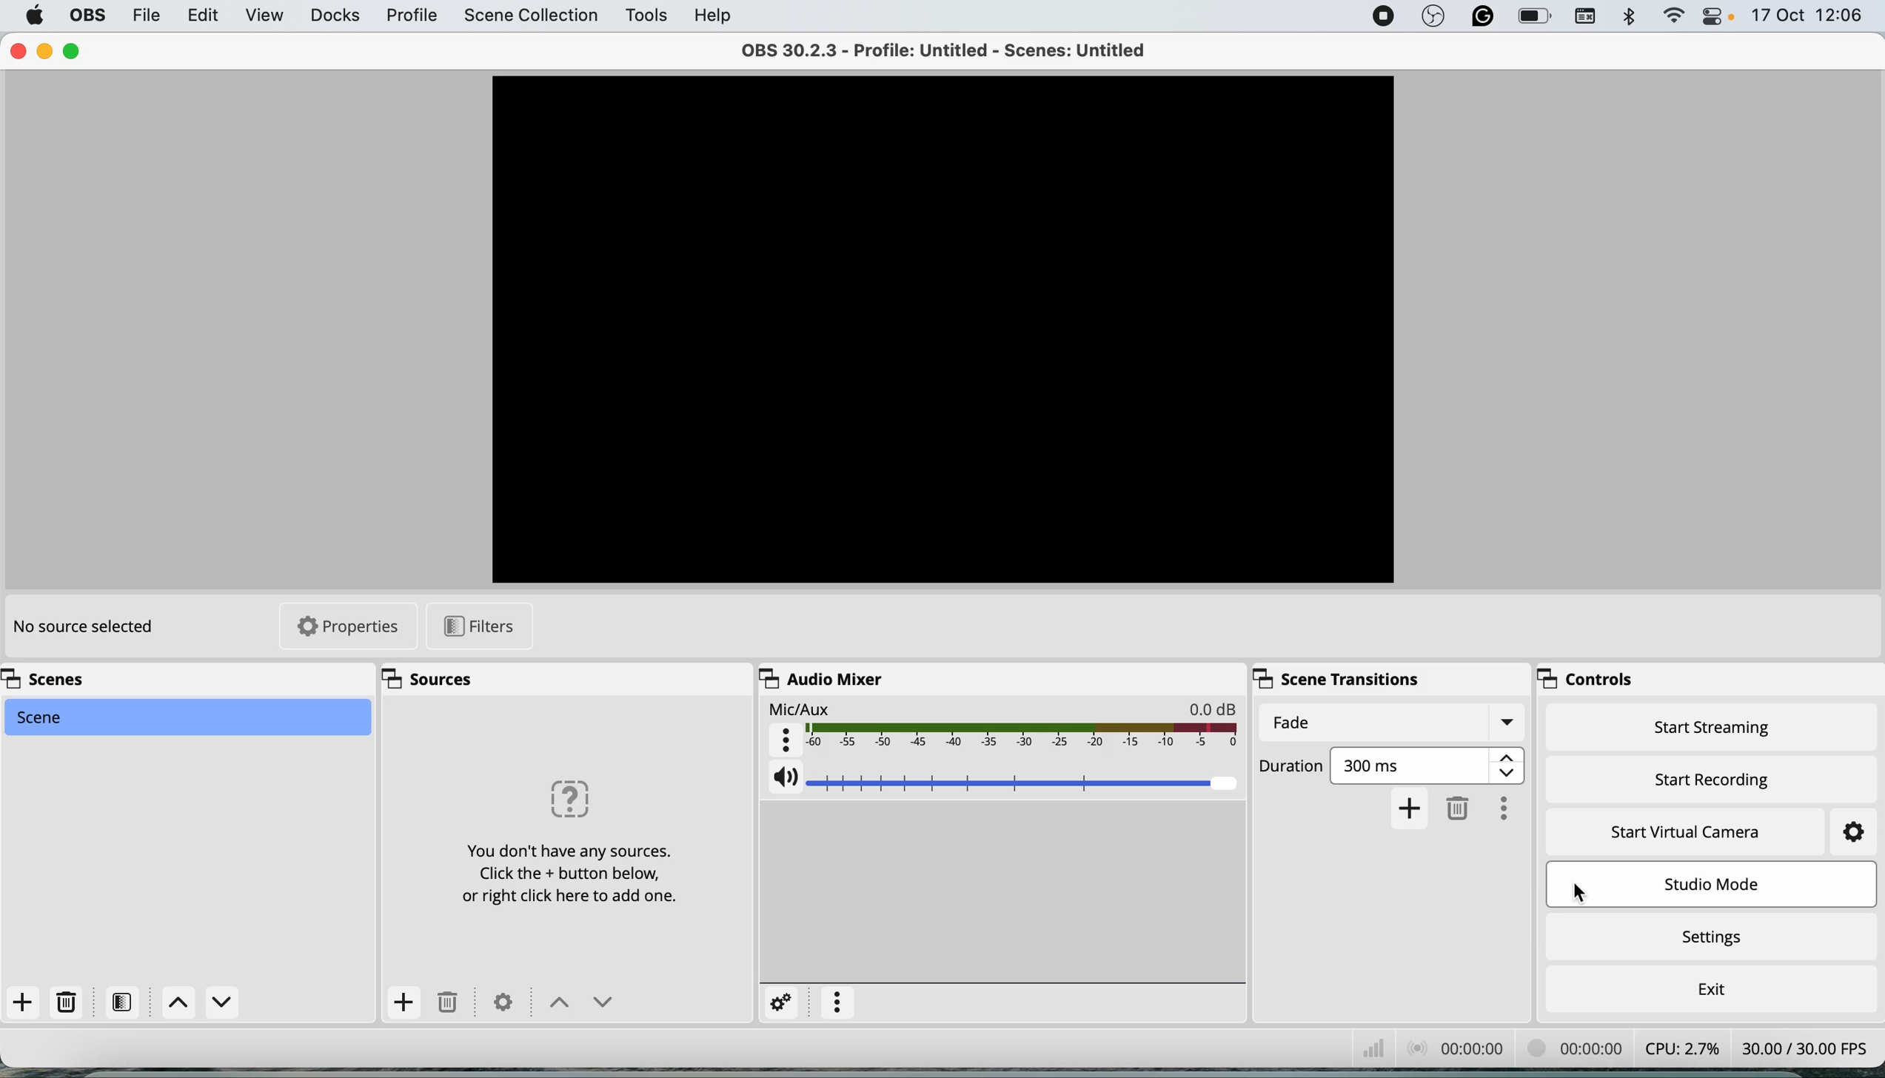 This screenshot has width=1885, height=1078. What do you see at coordinates (1004, 726) in the screenshot?
I see `mic aux audio` at bounding box center [1004, 726].